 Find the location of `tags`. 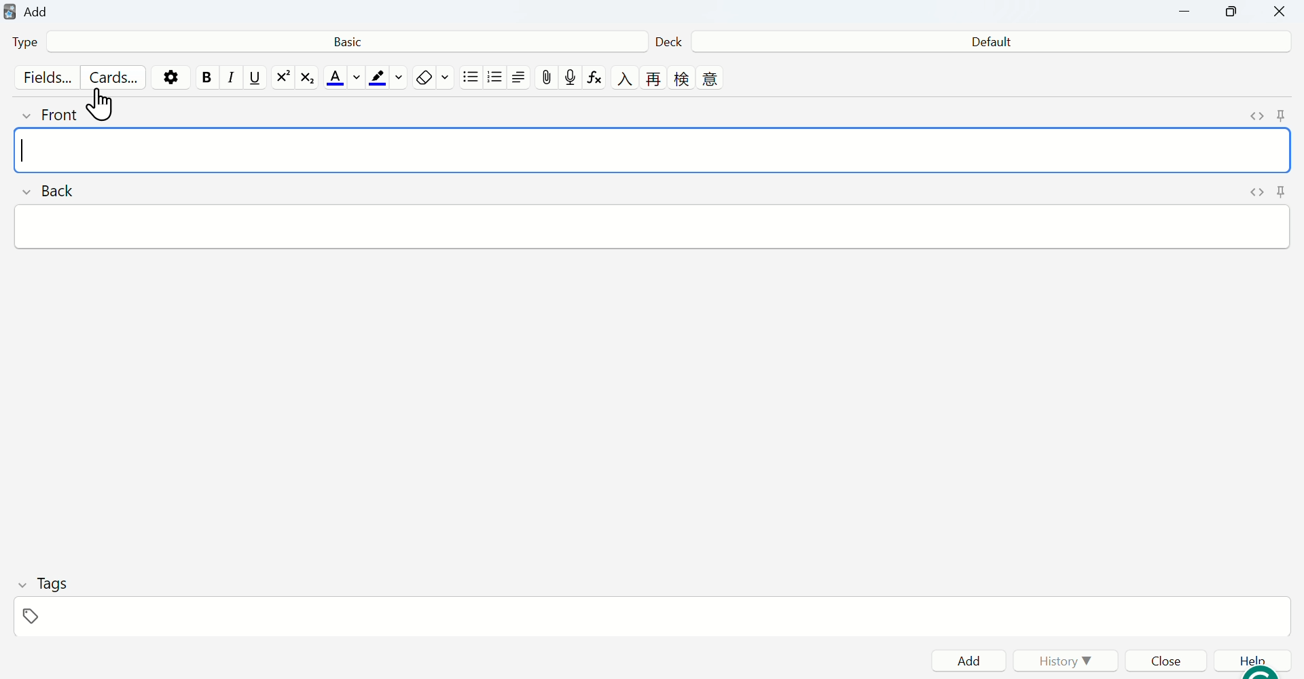

tags is located at coordinates (652, 617).